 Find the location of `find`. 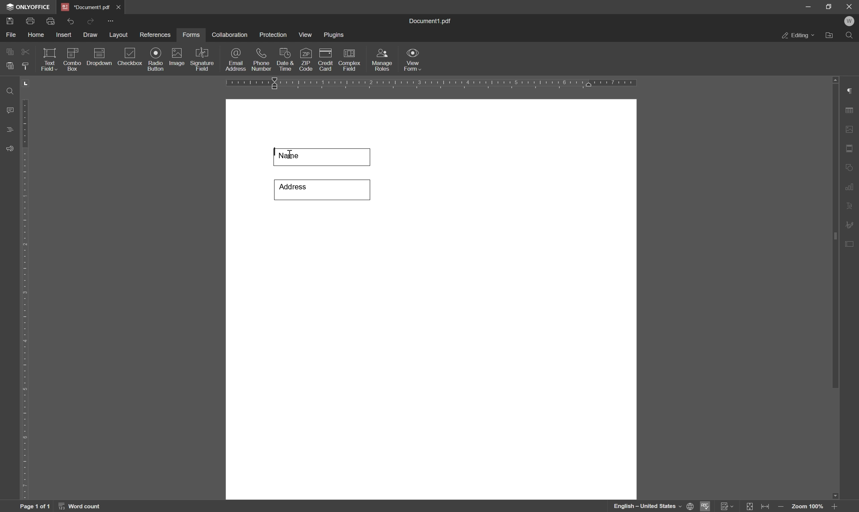

find is located at coordinates (9, 89).